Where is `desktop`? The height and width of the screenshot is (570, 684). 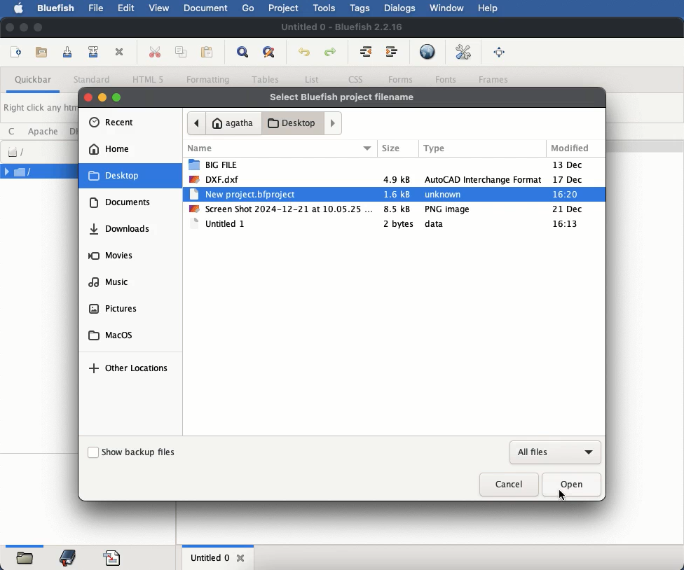
desktop is located at coordinates (114, 173).